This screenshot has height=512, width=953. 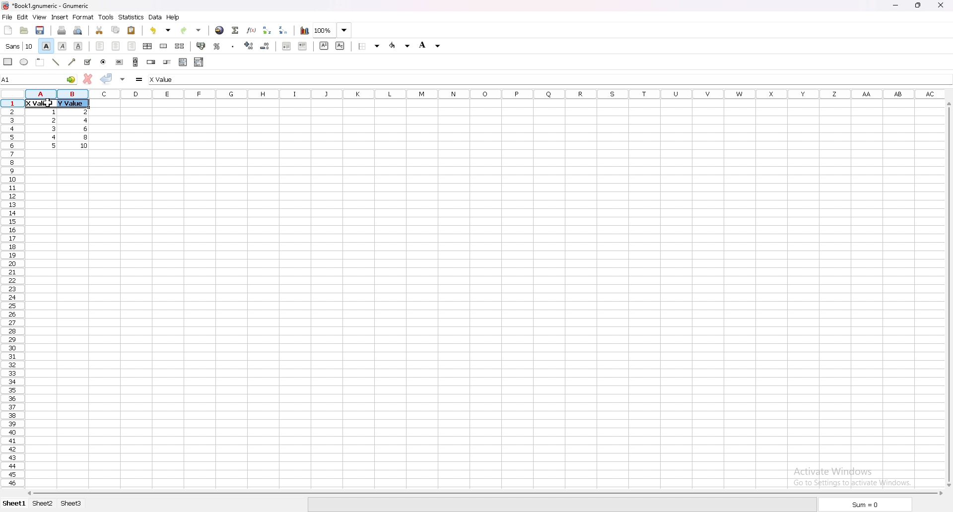 What do you see at coordinates (40, 62) in the screenshot?
I see `frame` at bounding box center [40, 62].